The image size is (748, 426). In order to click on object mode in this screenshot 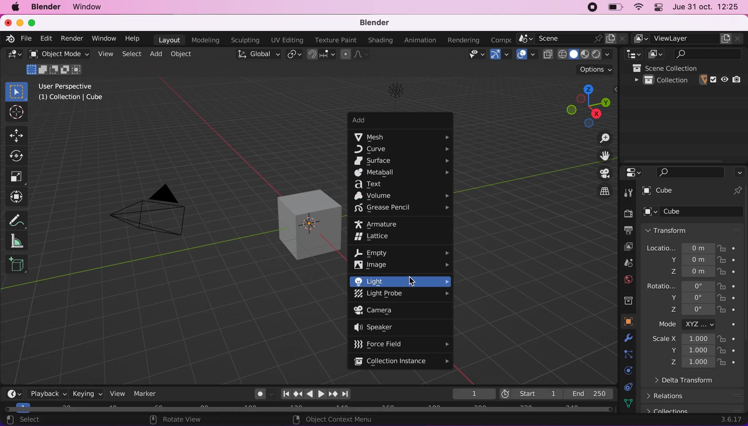, I will do `click(59, 63)`.